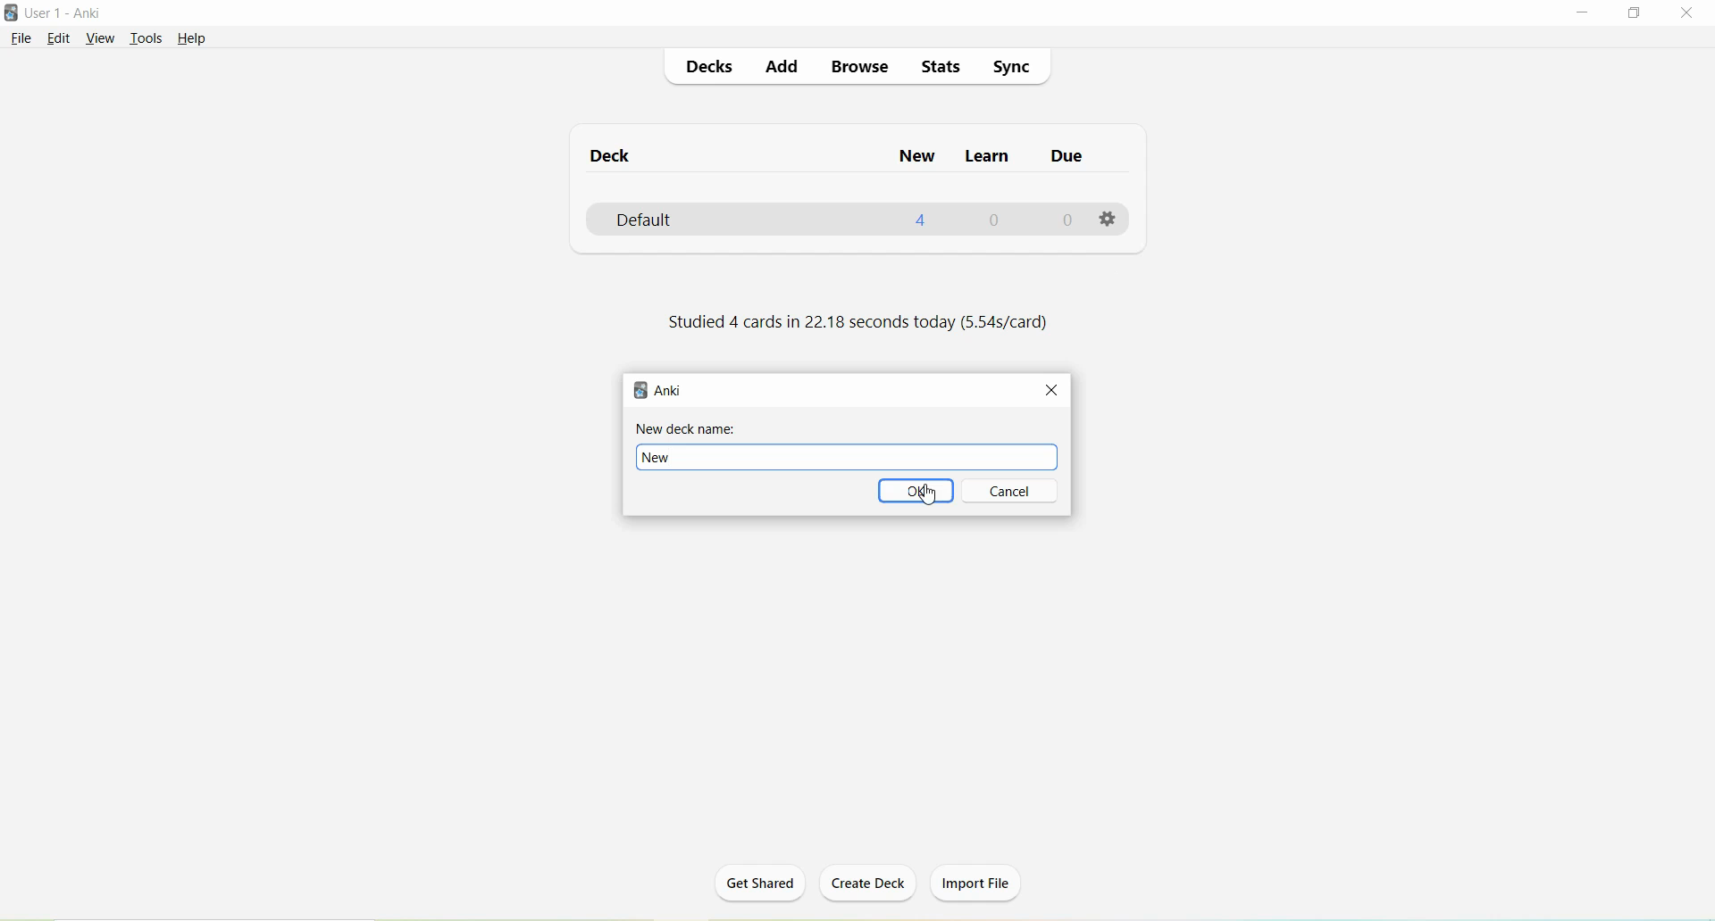 The width and height of the screenshot is (1715, 921). What do you see at coordinates (65, 12) in the screenshot?
I see `User 1 - Anki` at bounding box center [65, 12].